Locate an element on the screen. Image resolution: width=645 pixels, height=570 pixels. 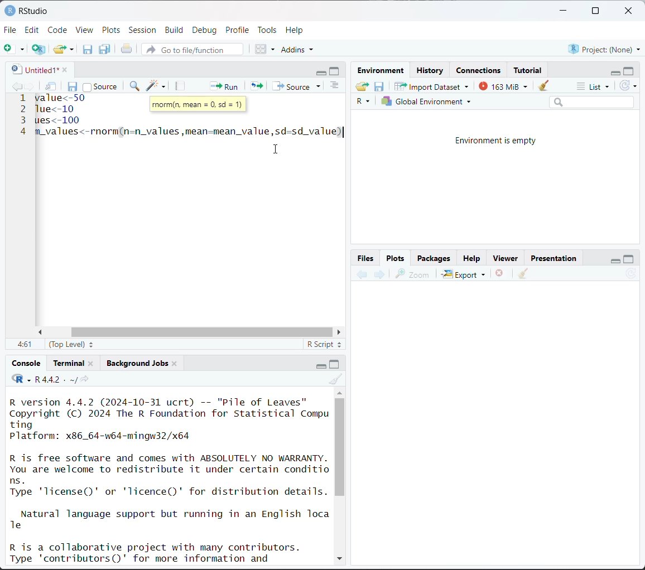
refresh the list is located at coordinates (628, 86).